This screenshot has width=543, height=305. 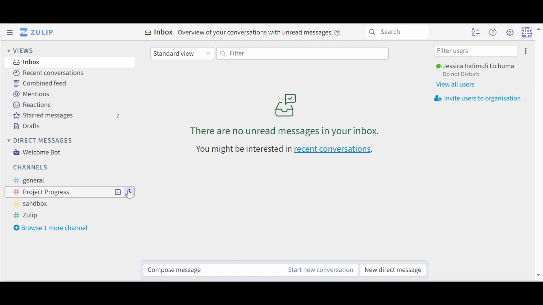 What do you see at coordinates (458, 85) in the screenshot?
I see `View all users` at bounding box center [458, 85].